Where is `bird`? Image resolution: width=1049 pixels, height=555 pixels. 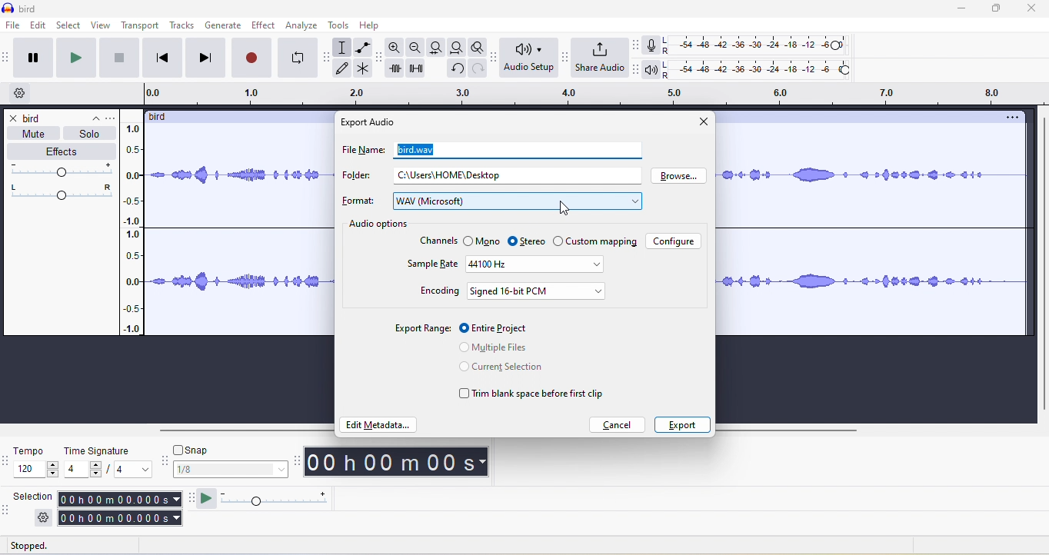 bird is located at coordinates (35, 118).